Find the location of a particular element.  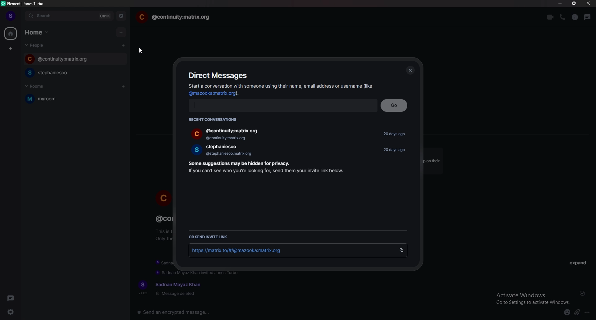

quick settings is located at coordinates (11, 312).